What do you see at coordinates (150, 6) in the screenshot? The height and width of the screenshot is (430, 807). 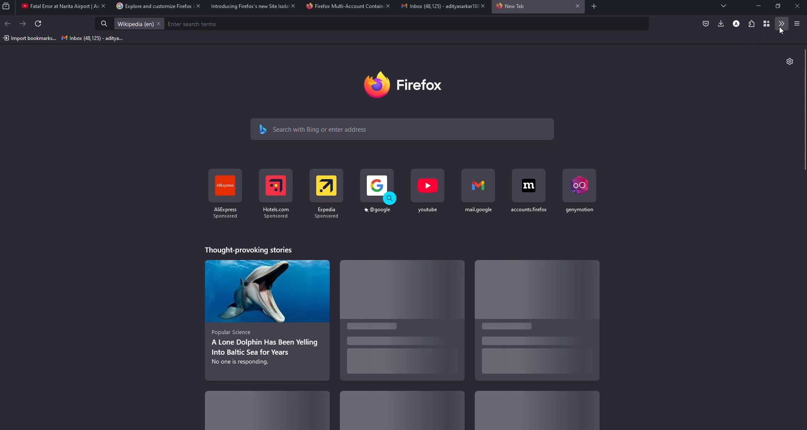 I see `tab` at bounding box center [150, 6].